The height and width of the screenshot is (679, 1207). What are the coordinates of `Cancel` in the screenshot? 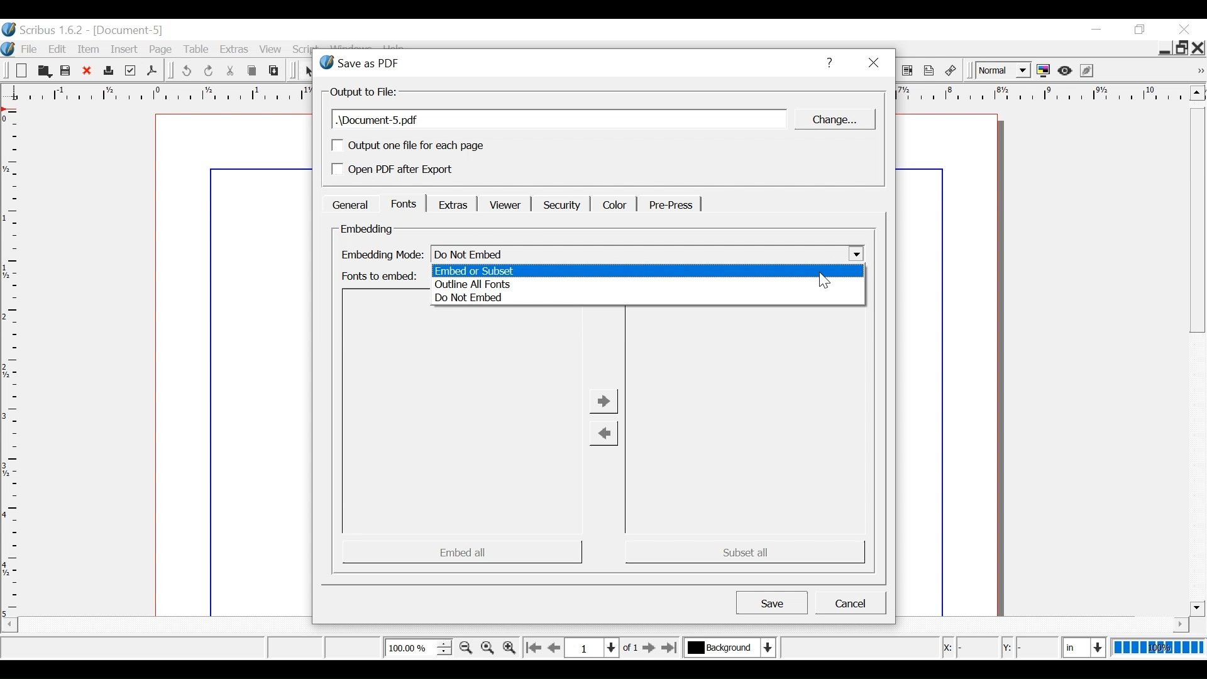 It's located at (851, 603).